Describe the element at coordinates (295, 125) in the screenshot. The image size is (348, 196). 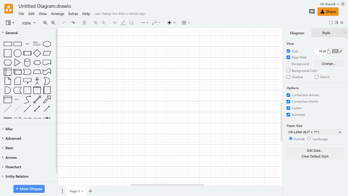
I see `Paper Size` at that location.